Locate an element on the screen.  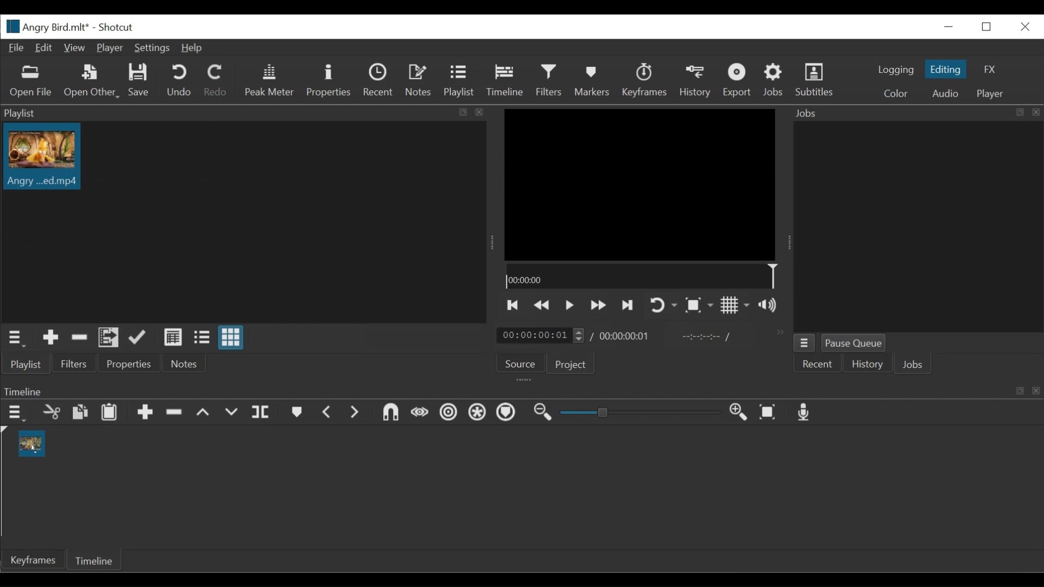
Clip is located at coordinates (42, 157).